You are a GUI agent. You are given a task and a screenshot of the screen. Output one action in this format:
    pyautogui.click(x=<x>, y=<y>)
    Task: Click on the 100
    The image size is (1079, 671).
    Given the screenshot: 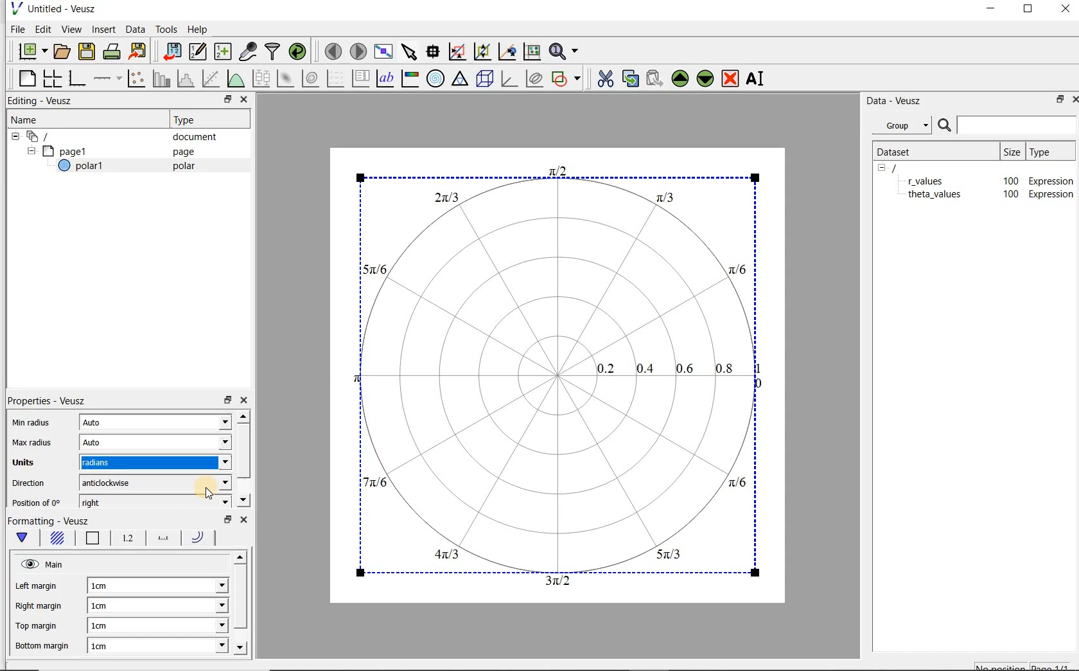 What is the action you would take?
    pyautogui.click(x=1007, y=179)
    